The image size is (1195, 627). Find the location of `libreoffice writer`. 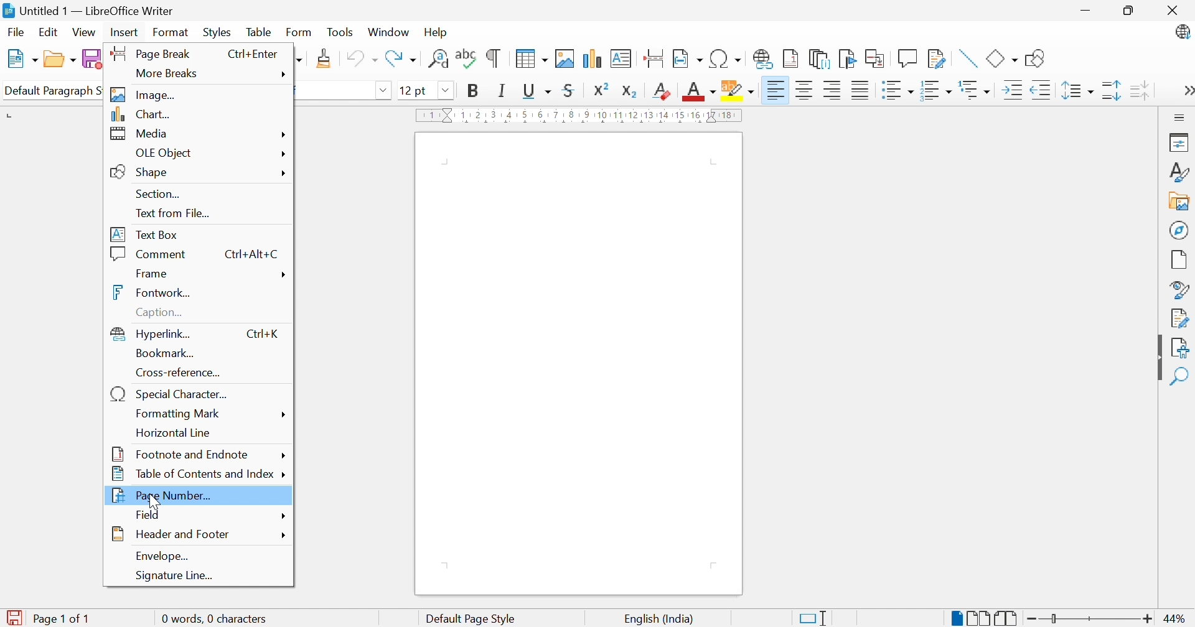

libreoffice writer is located at coordinates (7, 11).